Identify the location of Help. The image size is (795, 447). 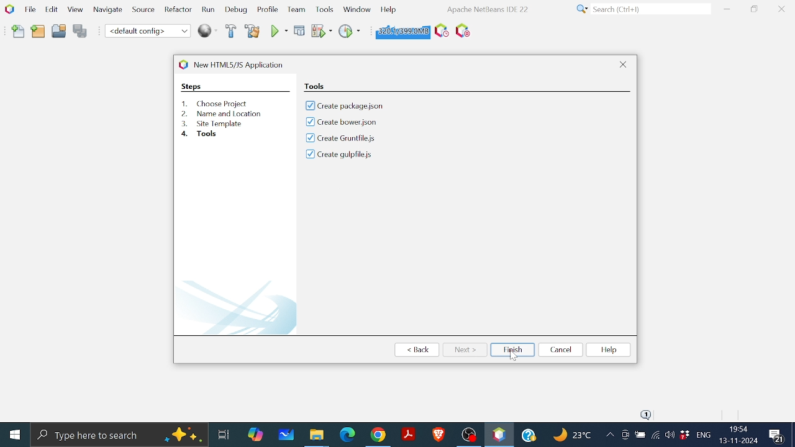
(388, 9).